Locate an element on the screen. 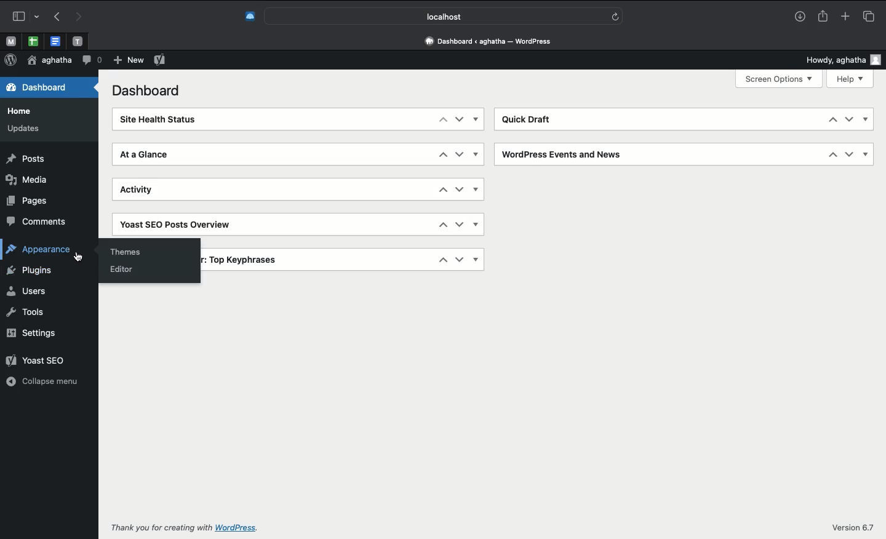 The height and width of the screenshot is (539, 886). Pages is located at coordinates (28, 201).